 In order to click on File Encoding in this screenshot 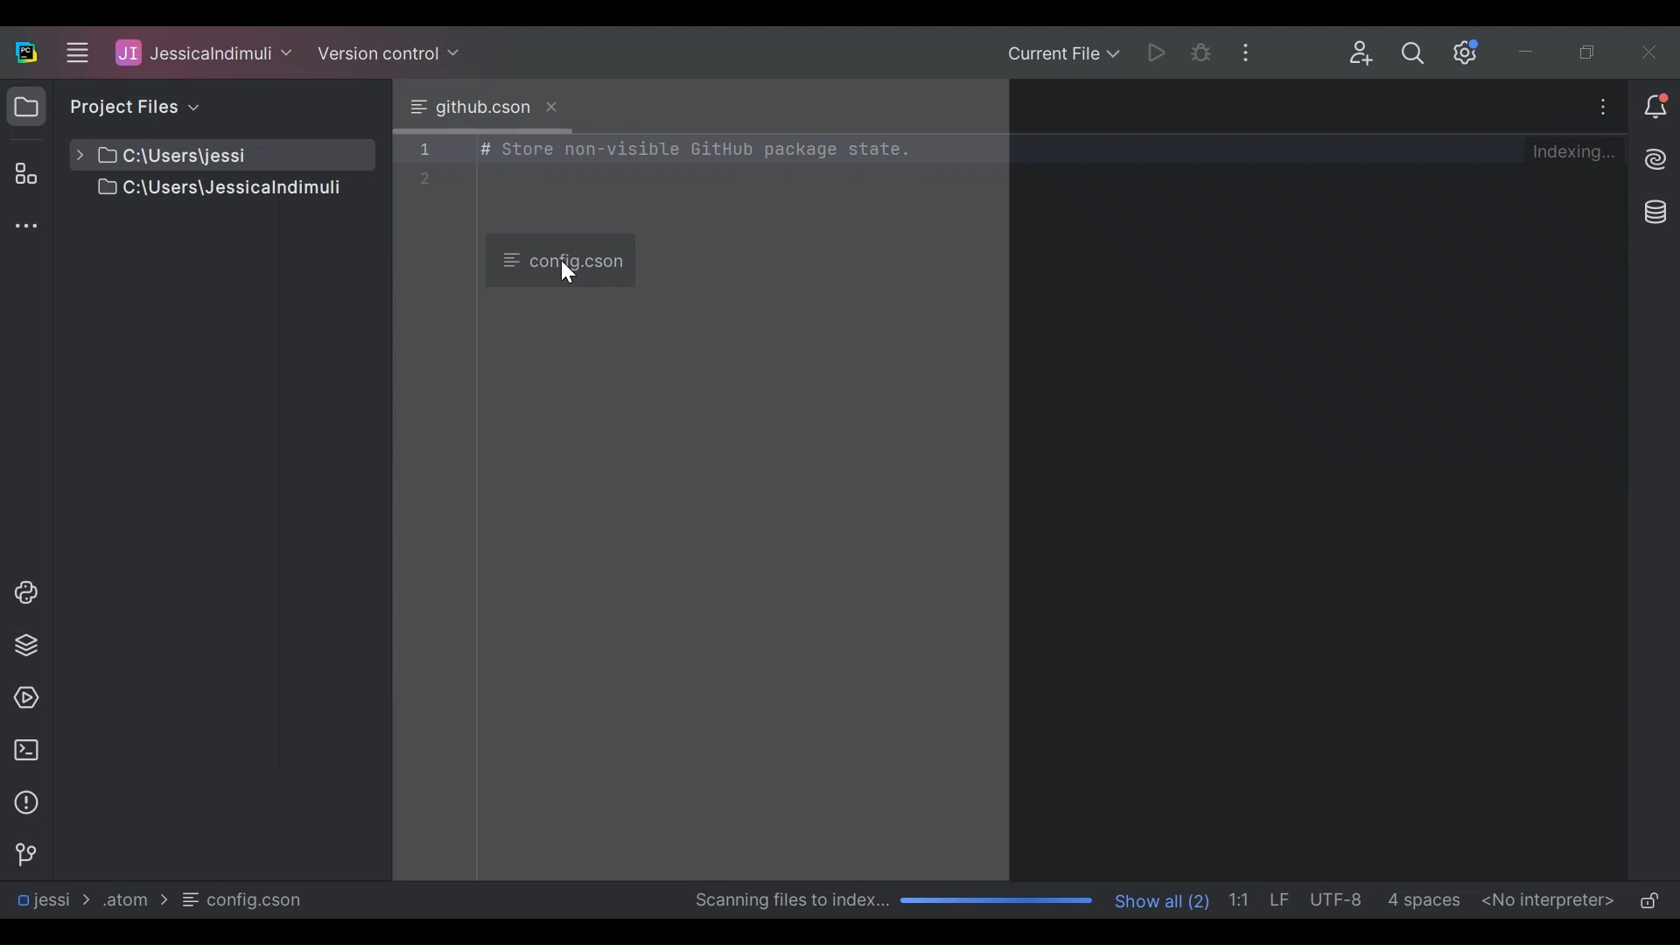, I will do `click(1340, 899)`.